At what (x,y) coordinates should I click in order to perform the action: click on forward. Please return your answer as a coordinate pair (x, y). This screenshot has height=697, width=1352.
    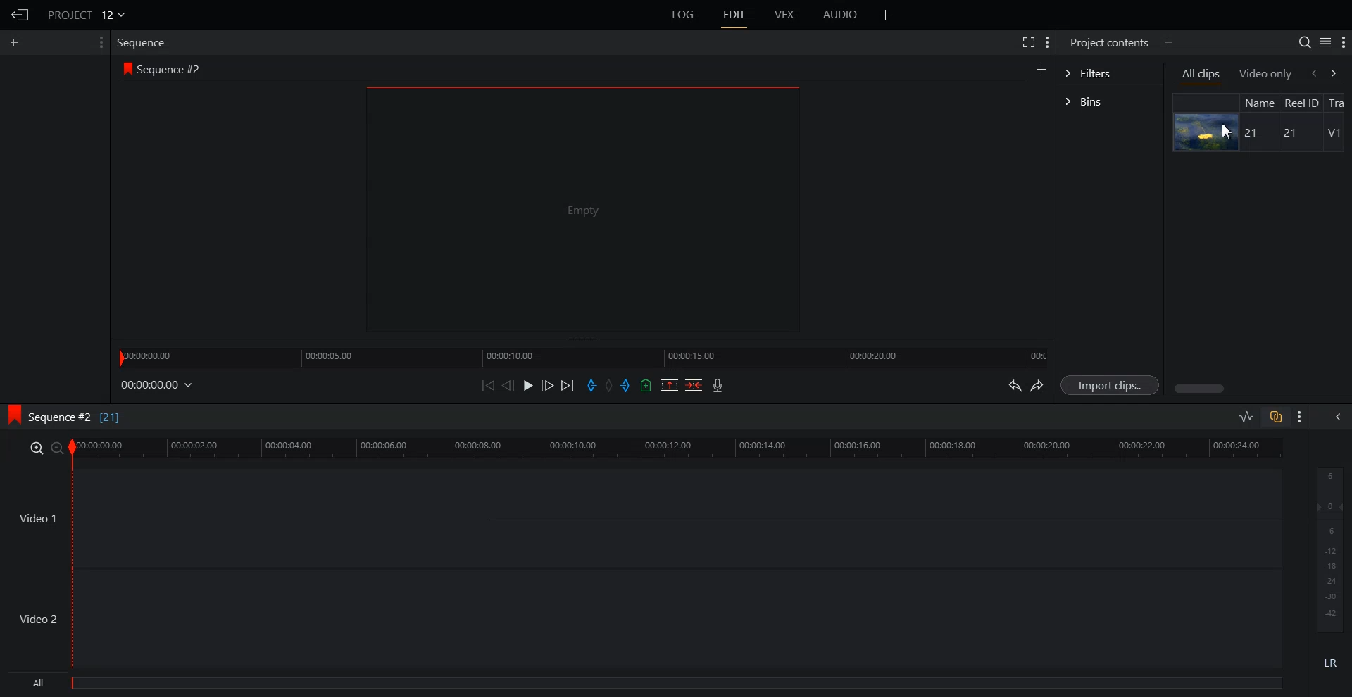
    Looking at the image, I should click on (1339, 73).